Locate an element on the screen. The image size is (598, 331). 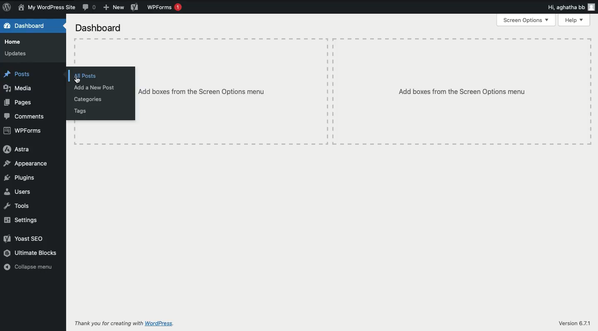
Add boxes from the screen options menu is located at coordinates (463, 92).